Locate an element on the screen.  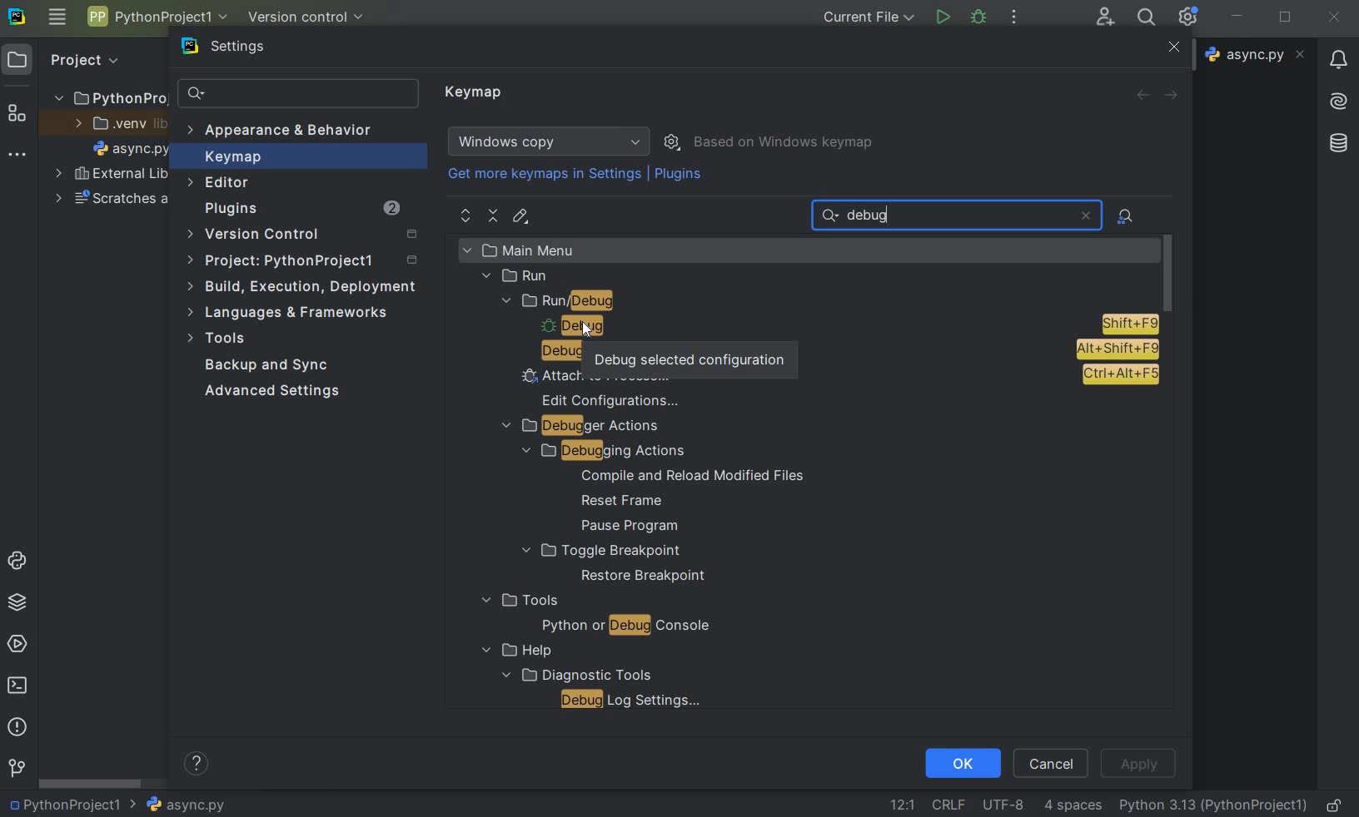
version control is located at coordinates (307, 235).